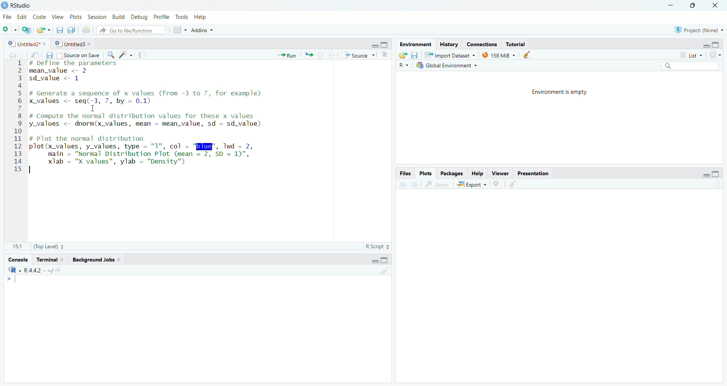  I want to click on search, so click(689, 66).